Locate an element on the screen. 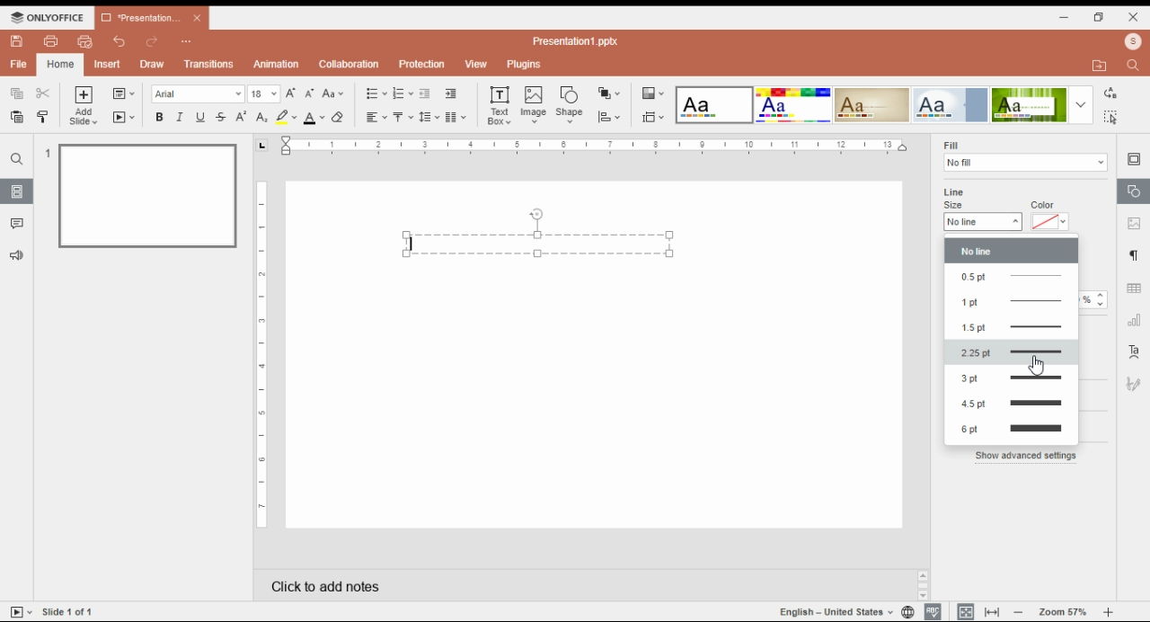 The width and height of the screenshot is (1150, 622). slide settings is located at coordinates (1135, 160).